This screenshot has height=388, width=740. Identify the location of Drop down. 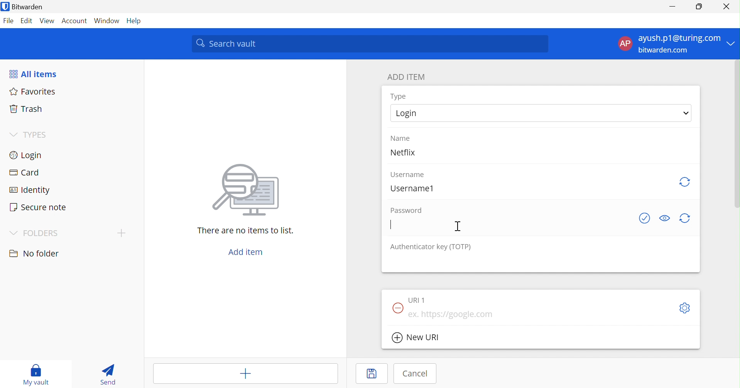
(732, 43).